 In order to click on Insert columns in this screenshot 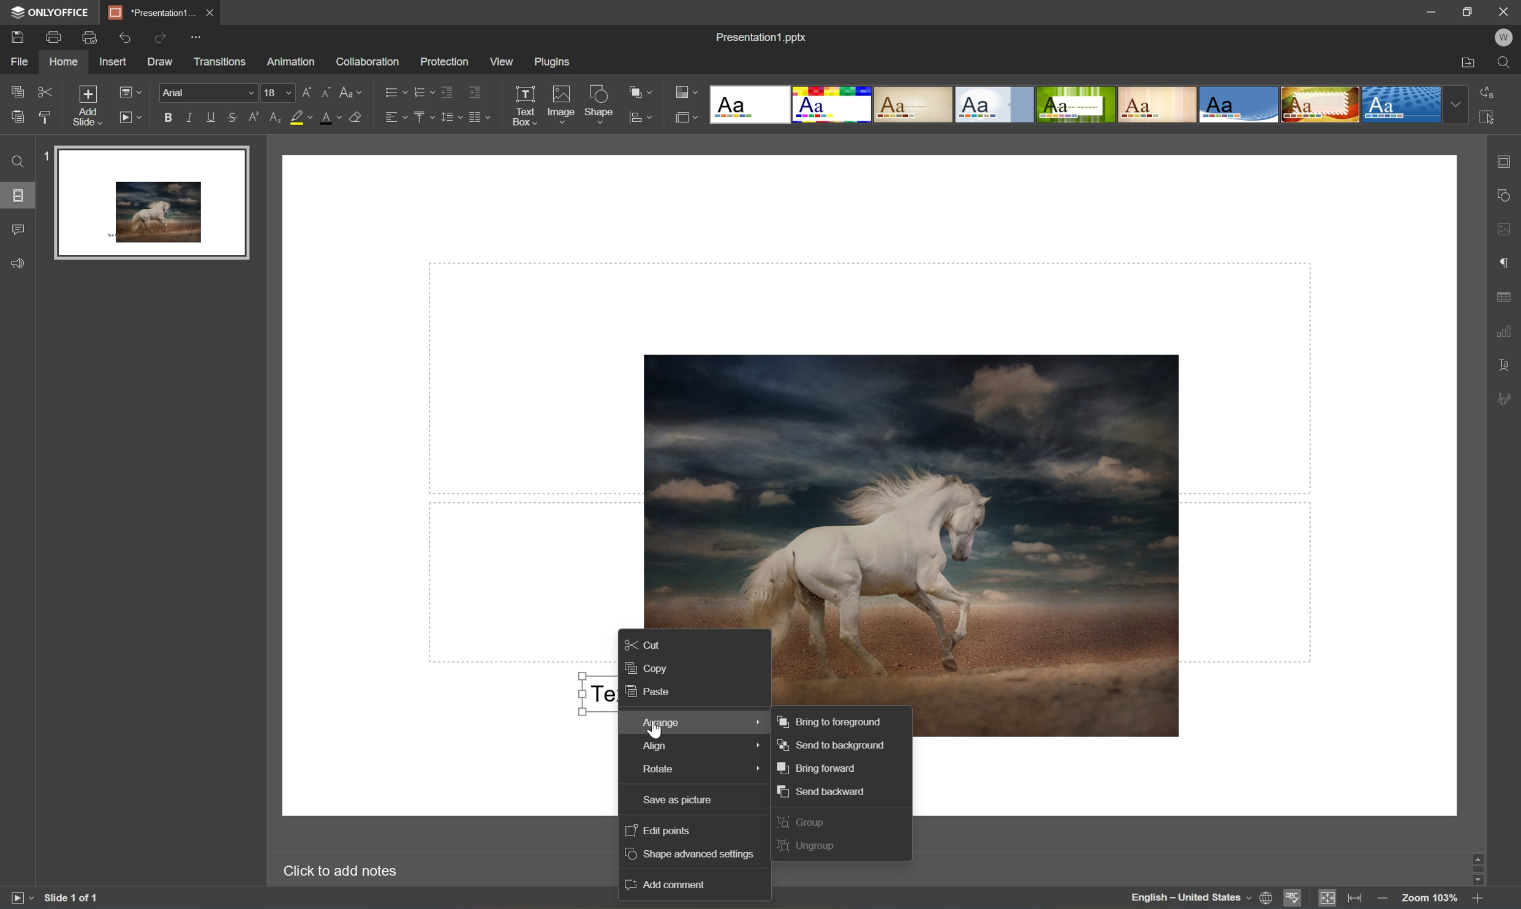, I will do `click(479, 116)`.